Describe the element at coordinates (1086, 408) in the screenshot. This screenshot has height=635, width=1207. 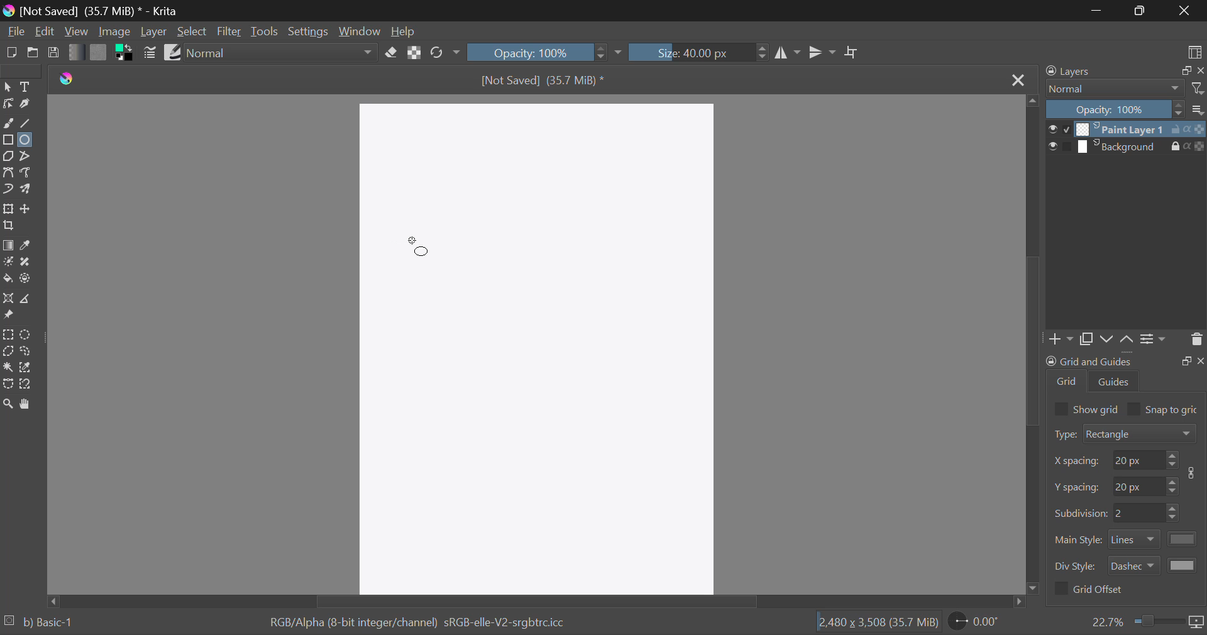
I see `Show grid` at that location.